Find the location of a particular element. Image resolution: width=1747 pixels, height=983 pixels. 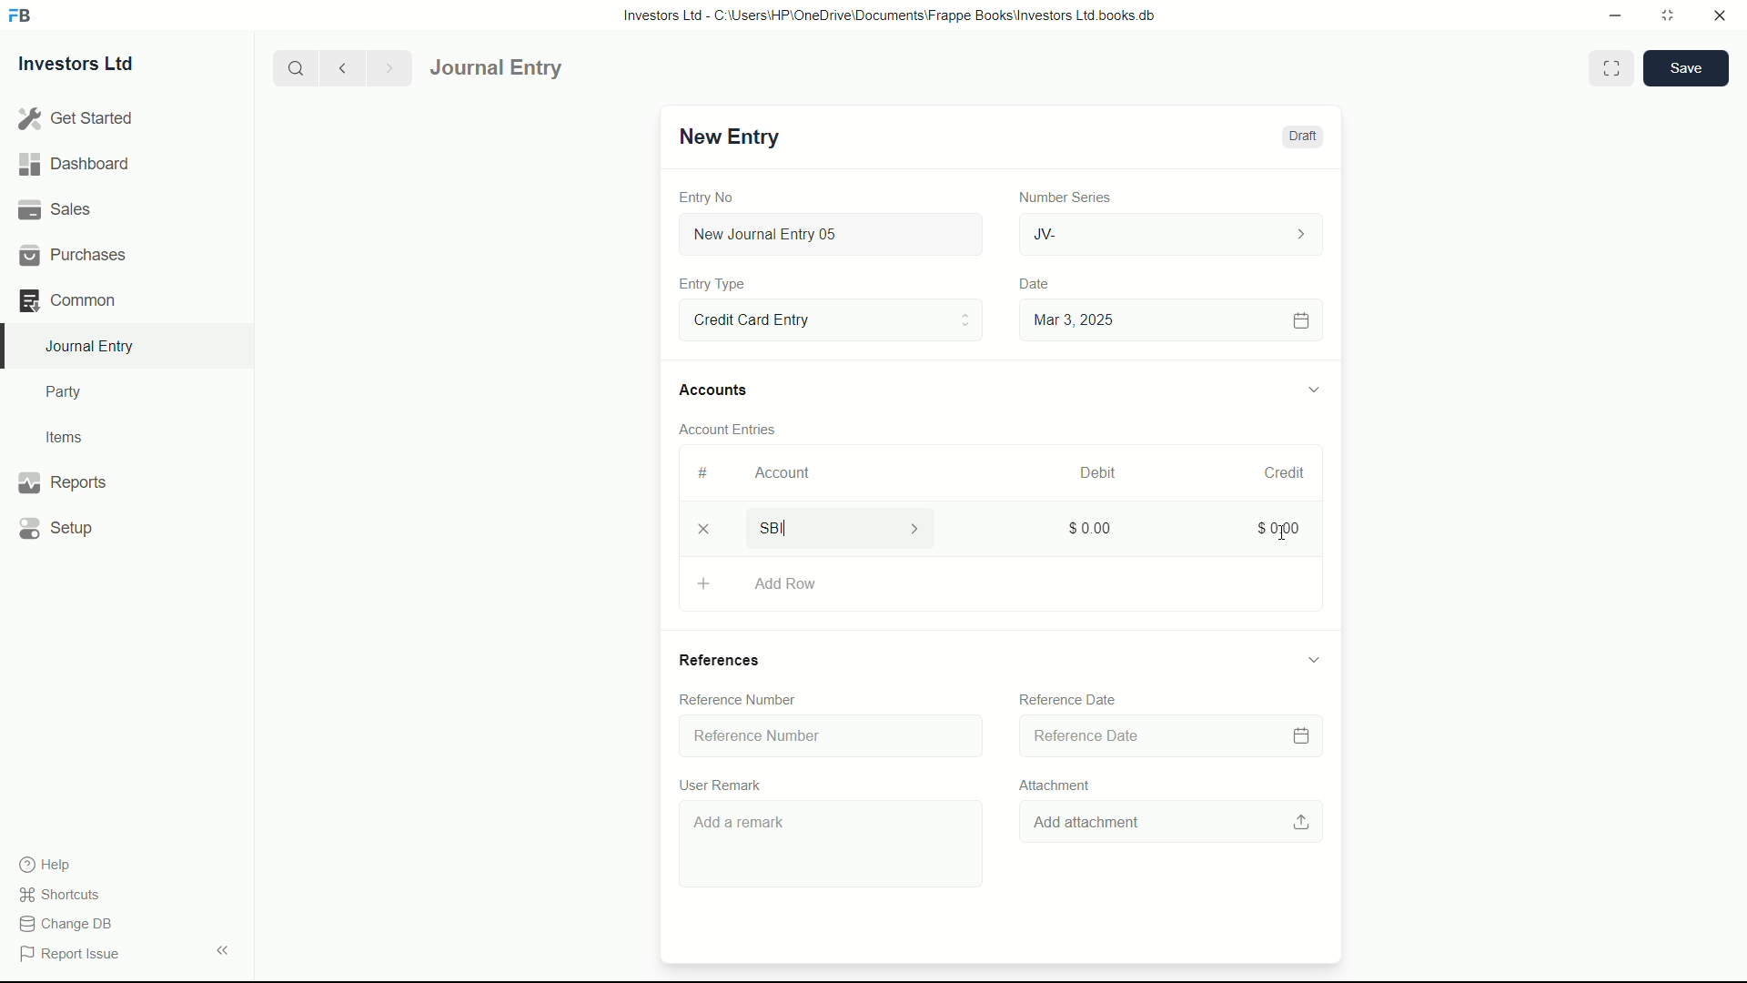

Reference Date is located at coordinates (1067, 699).